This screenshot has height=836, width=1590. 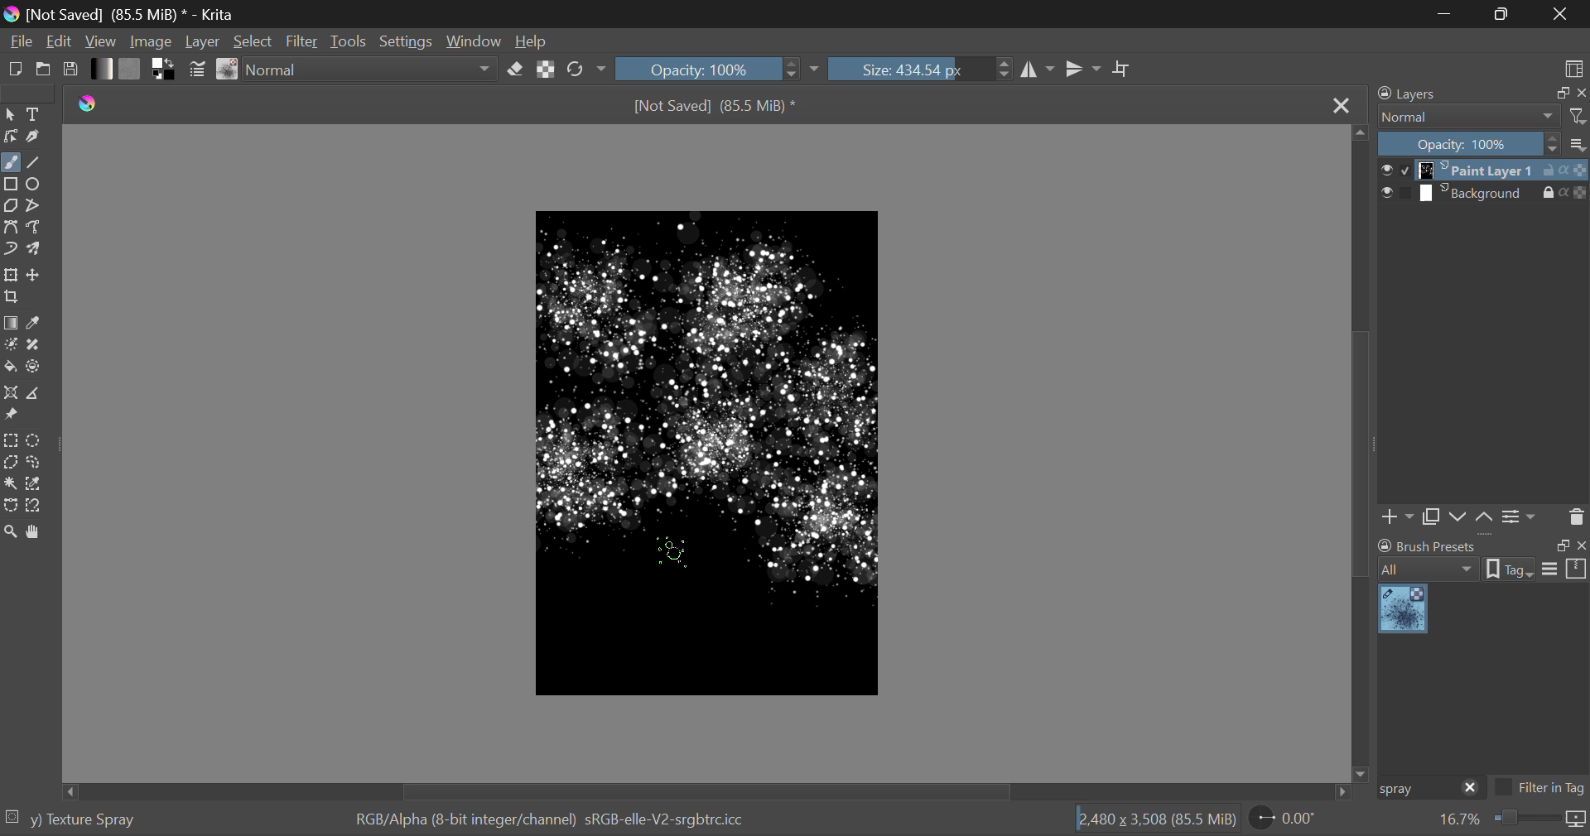 I want to click on restore, so click(x=1559, y=94).